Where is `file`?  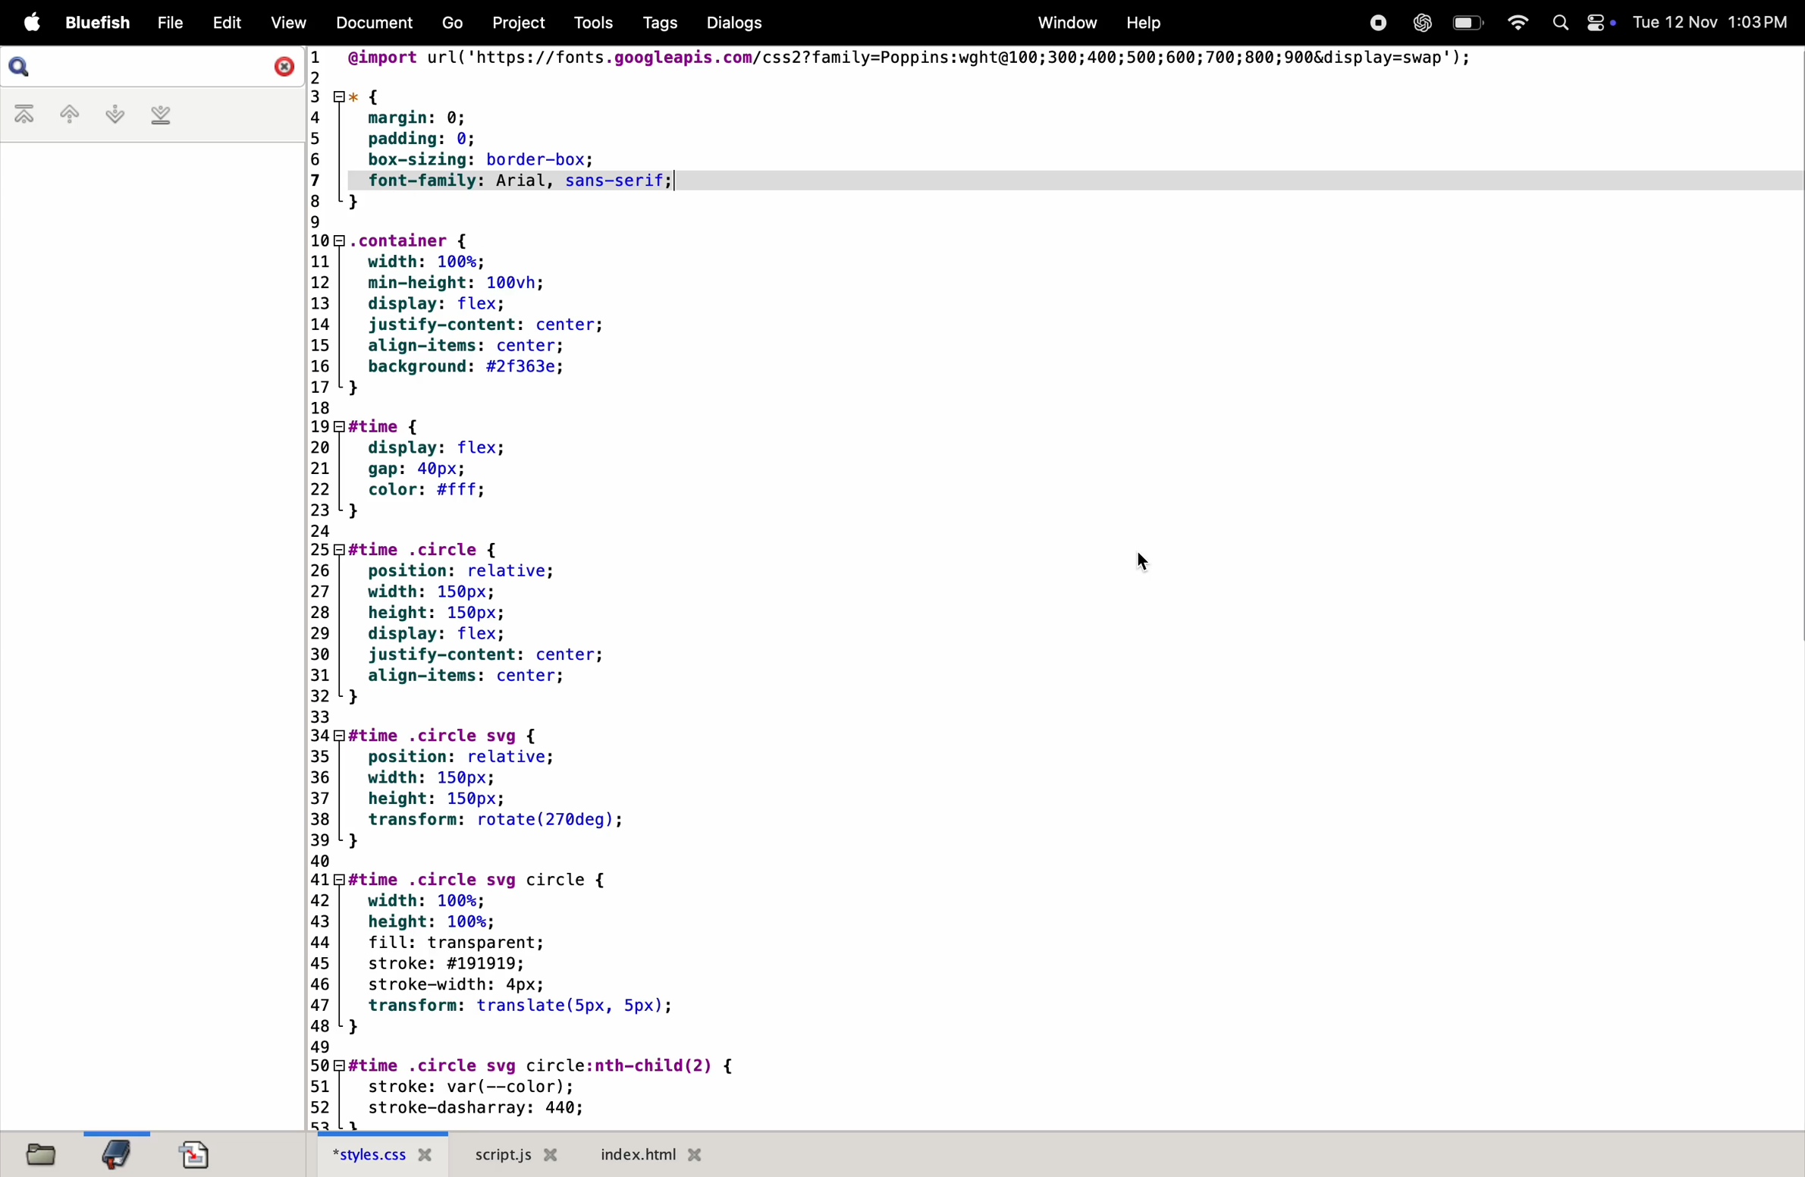 file is located at coordinates (45, 1153).